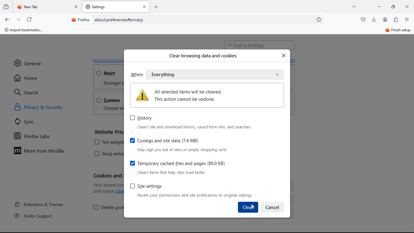  I want to click on minimize, so click(379, 6).